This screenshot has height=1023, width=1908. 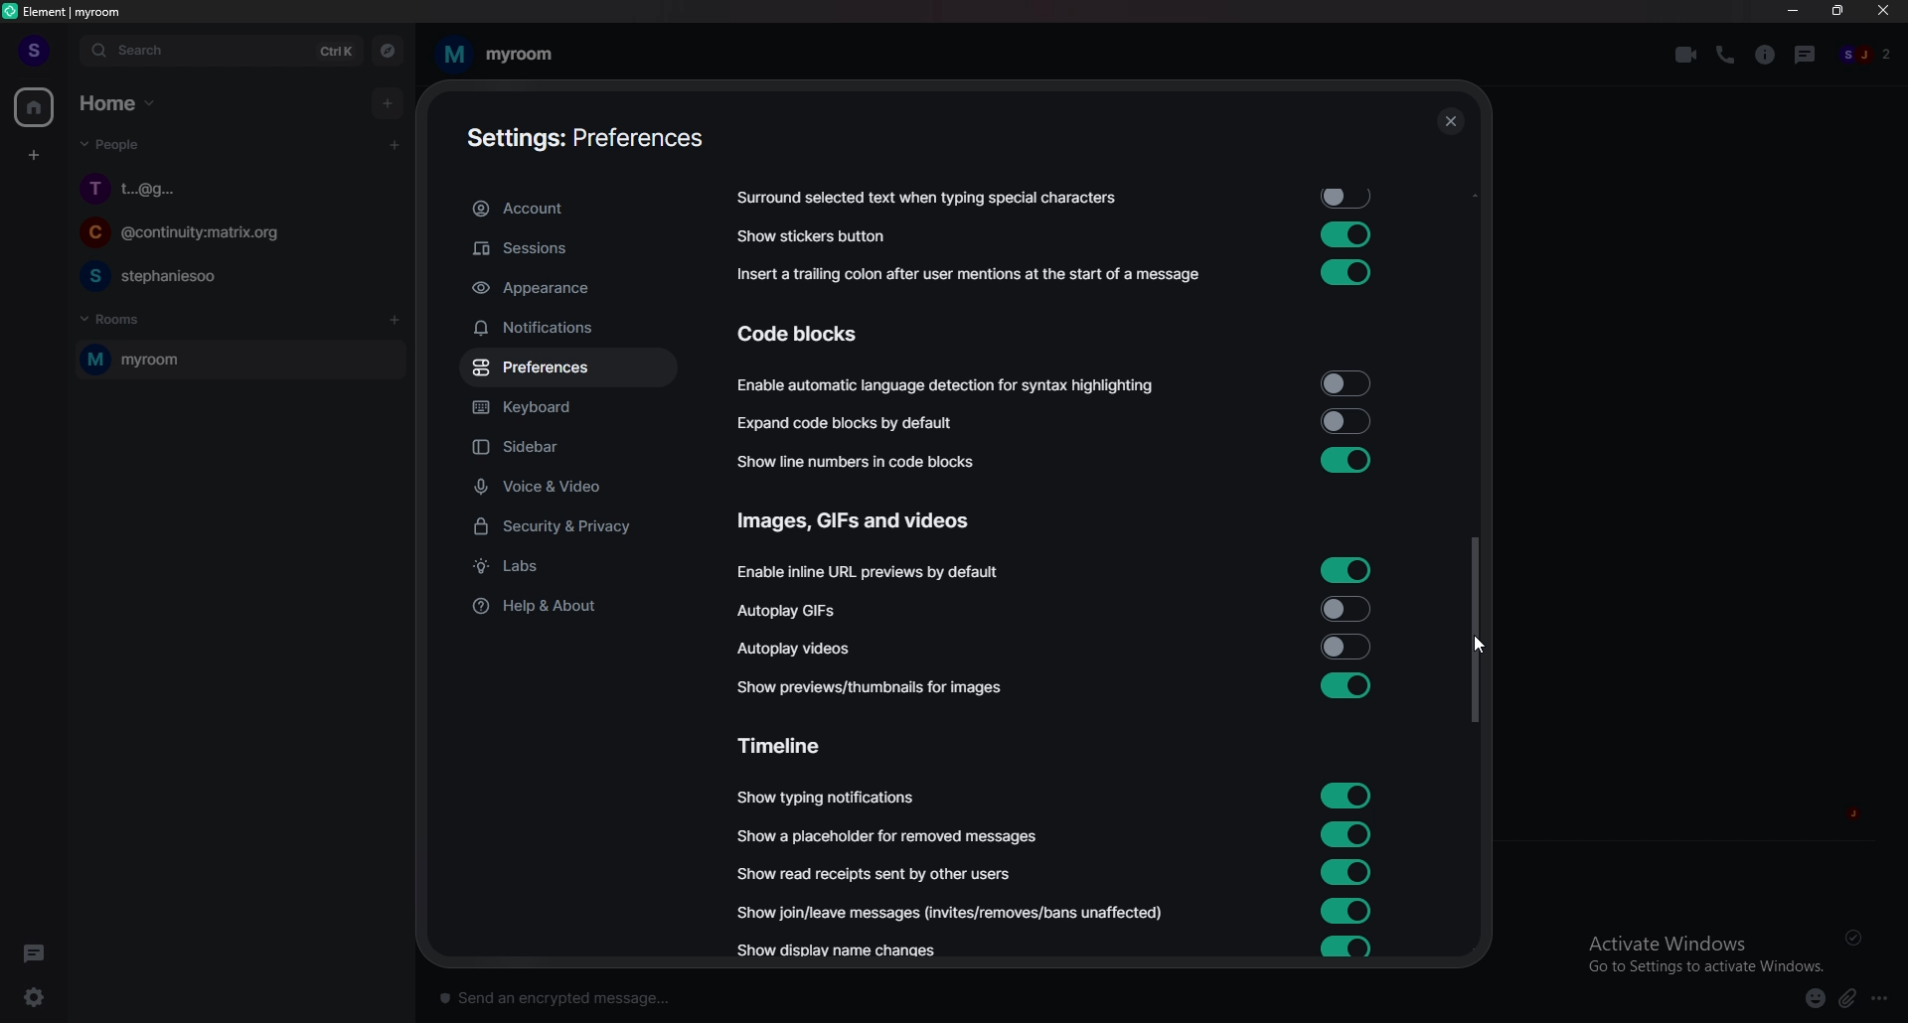 I want to click on dark, so click(x=39, y=952).